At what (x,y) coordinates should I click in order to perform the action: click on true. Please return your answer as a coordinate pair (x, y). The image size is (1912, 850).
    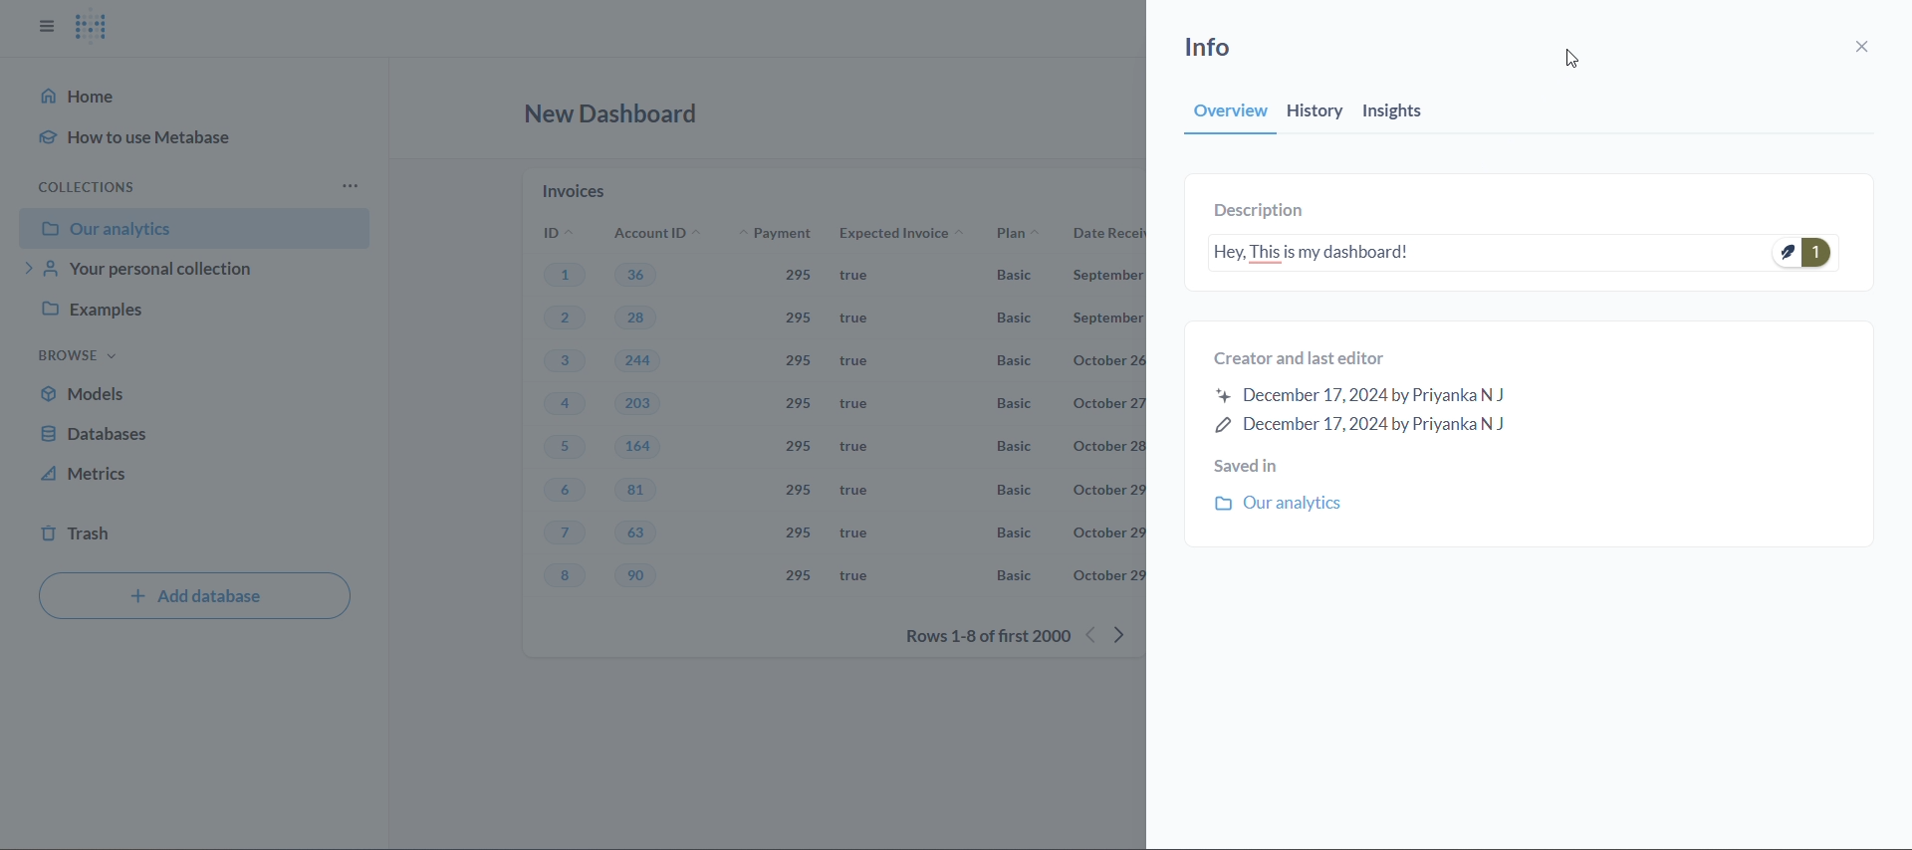
    Looking at the image, I should click on (851, 574).